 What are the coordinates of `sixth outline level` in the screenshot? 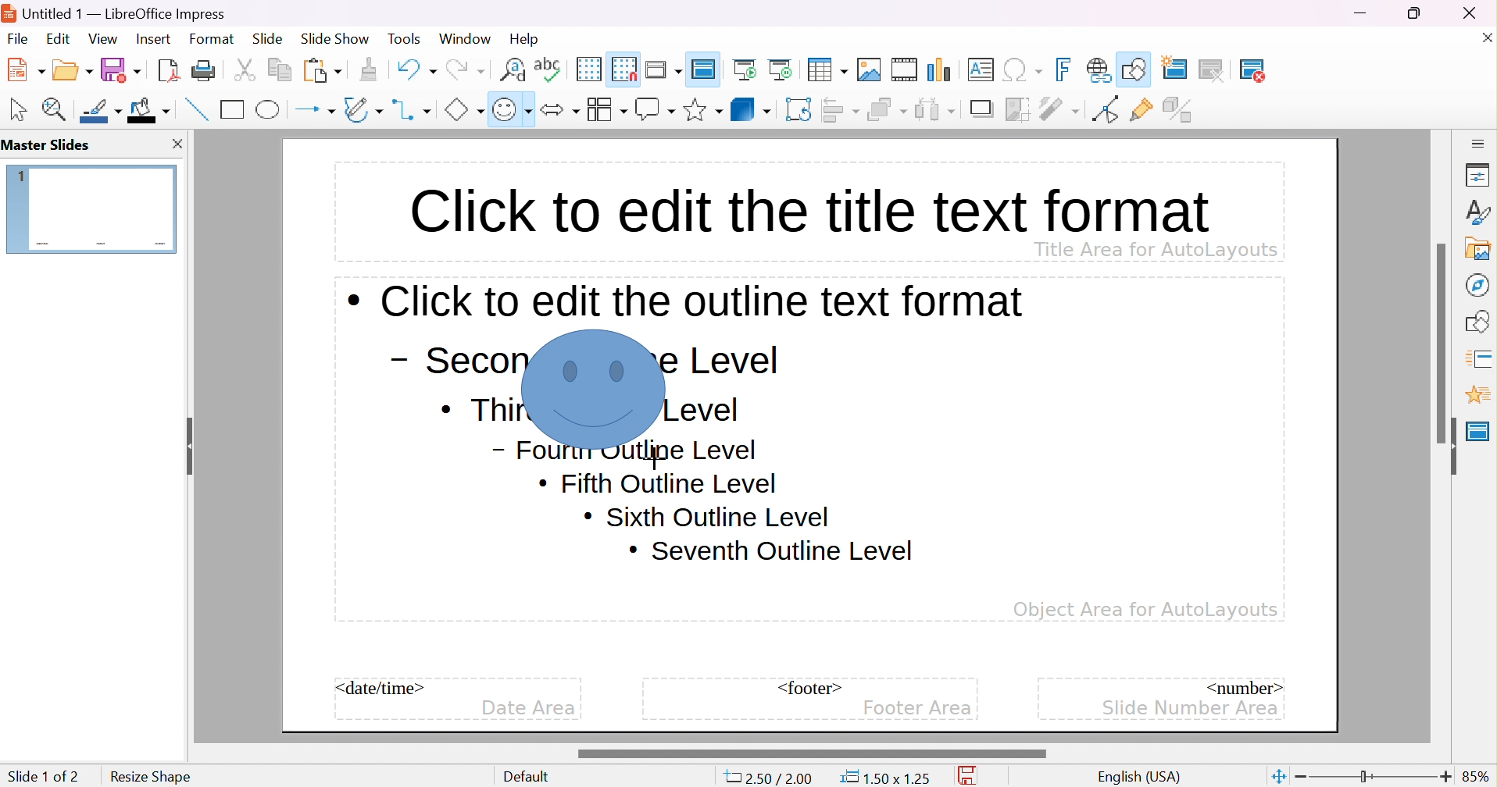 It's located at (706, 516).